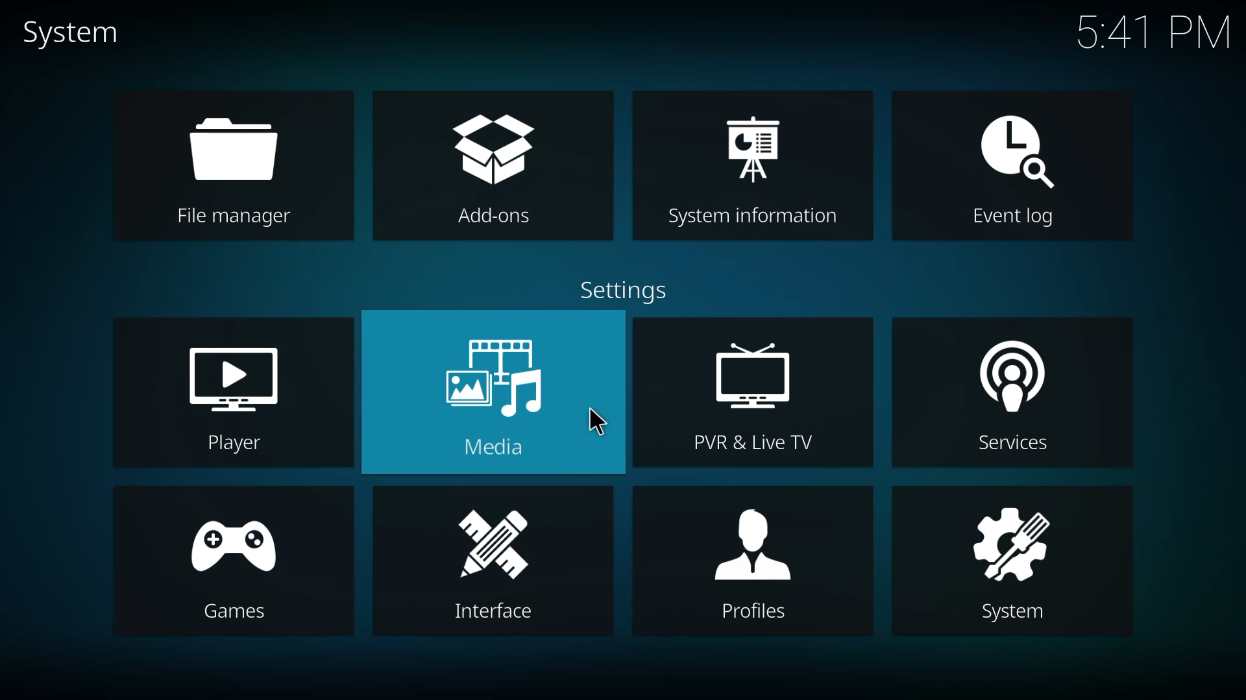 This screenshot has height=700, width=1246. Describe the element at coordinates (1011, 167) in the screenshot. I see `event log` at that location.